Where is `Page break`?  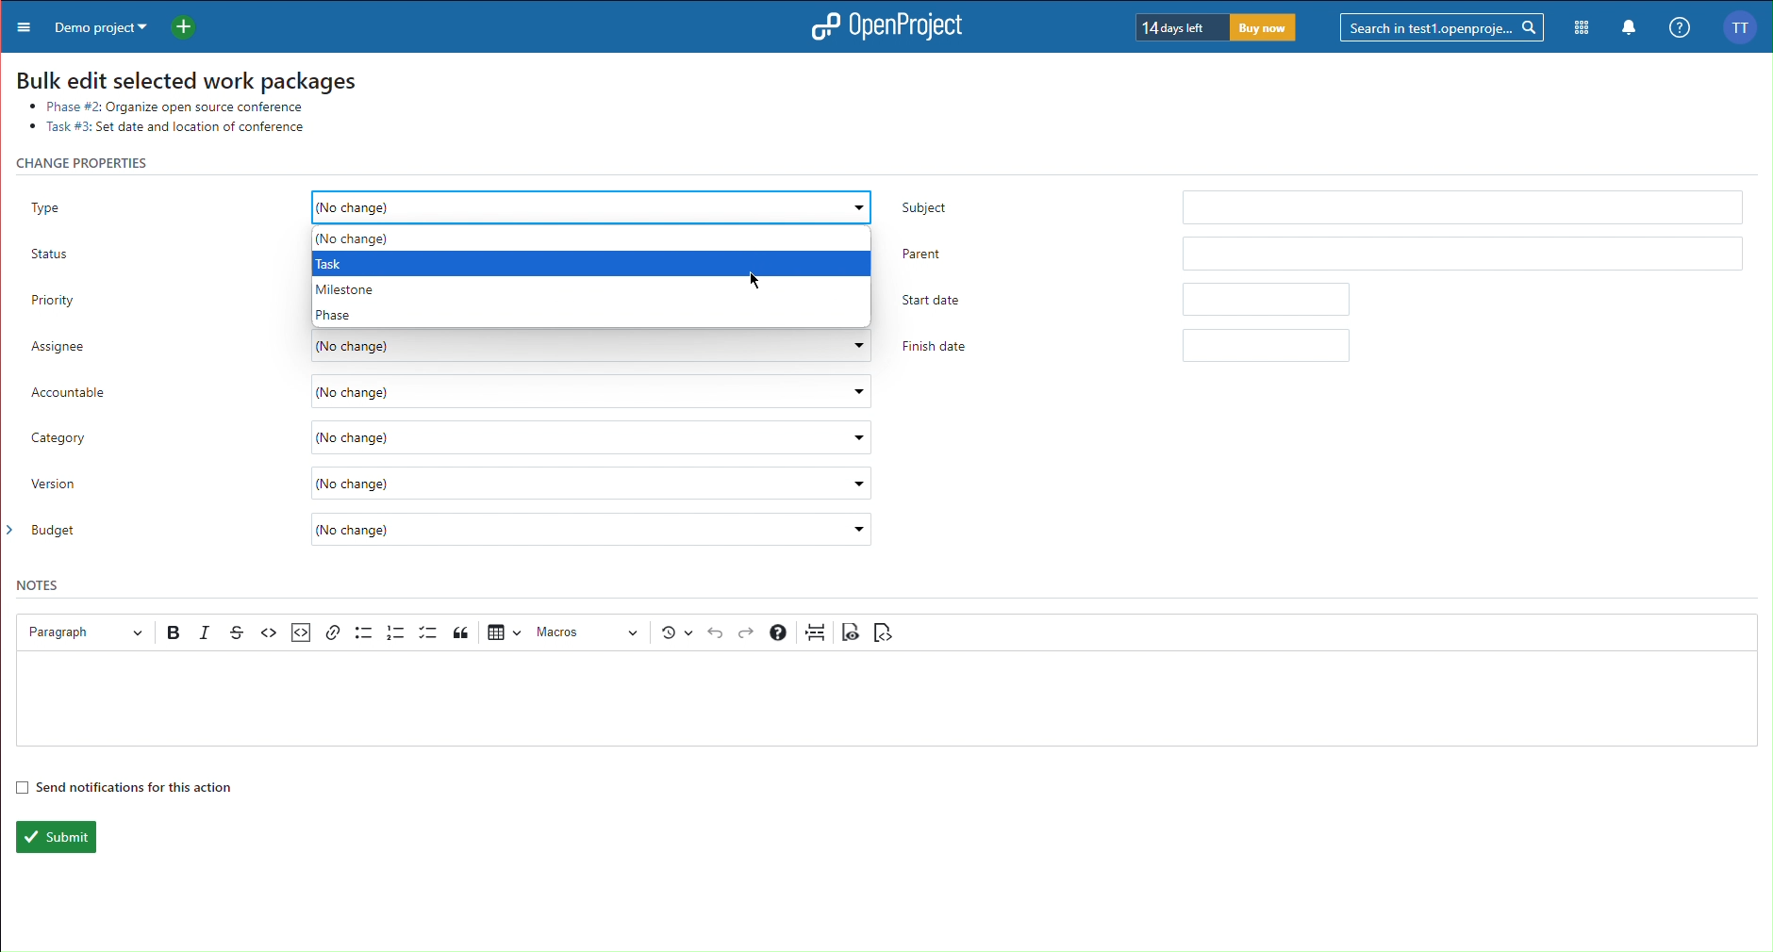 Page break is located at coordinates (816, 632).